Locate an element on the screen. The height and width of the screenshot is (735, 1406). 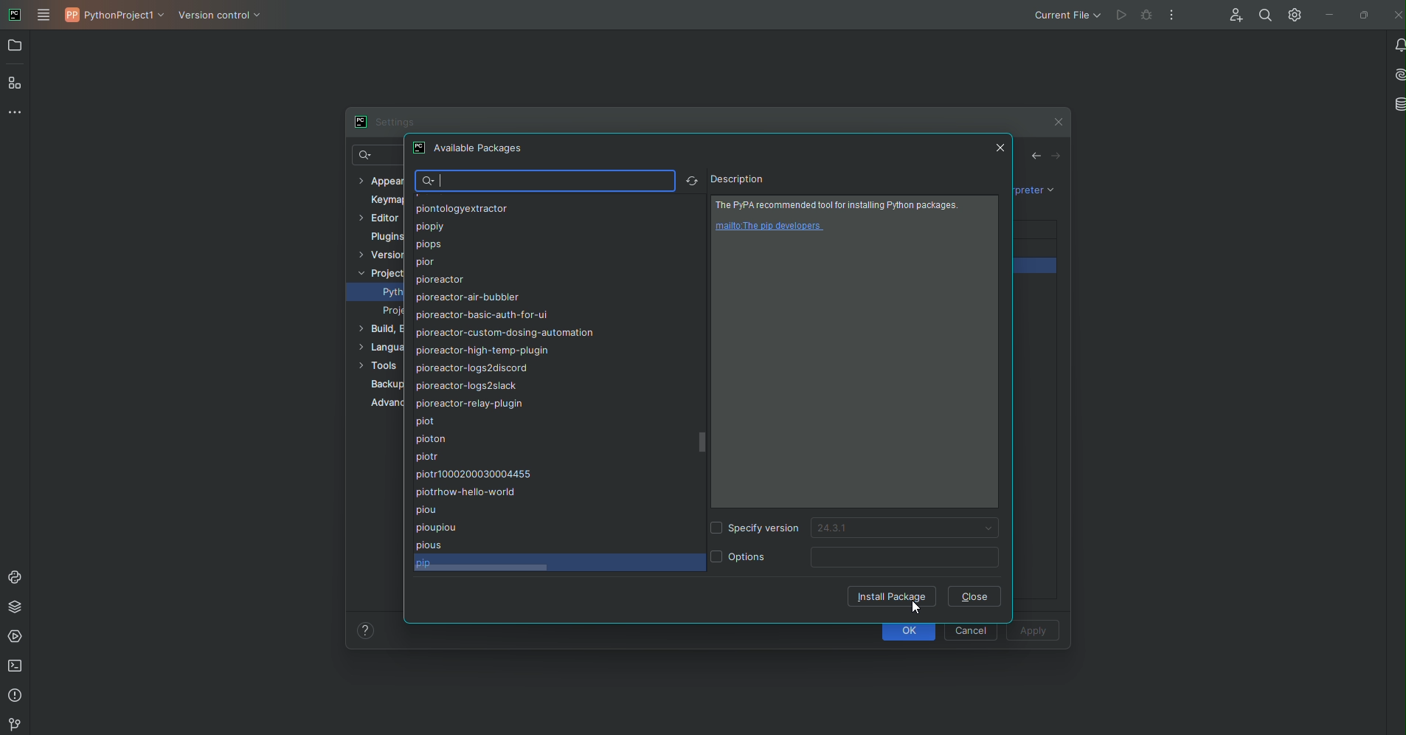
PythonProject1 is located at coordinates (117, 18).